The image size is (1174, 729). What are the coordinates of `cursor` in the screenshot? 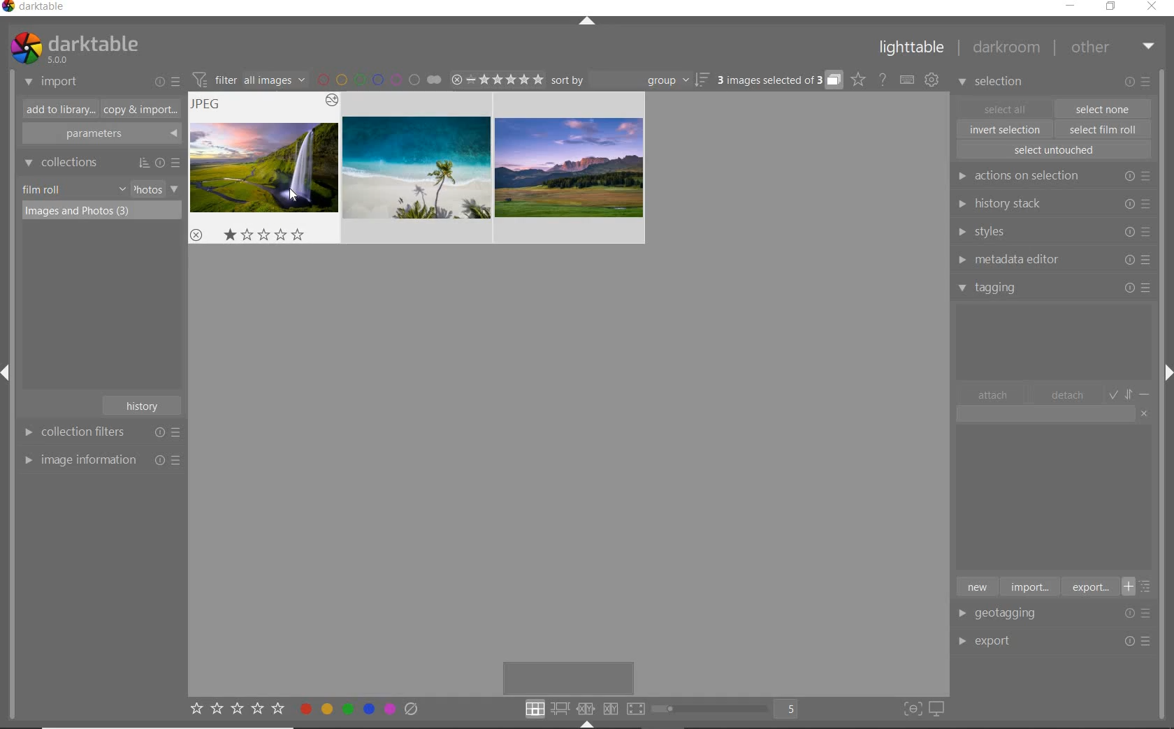 It's located at (290, 198).